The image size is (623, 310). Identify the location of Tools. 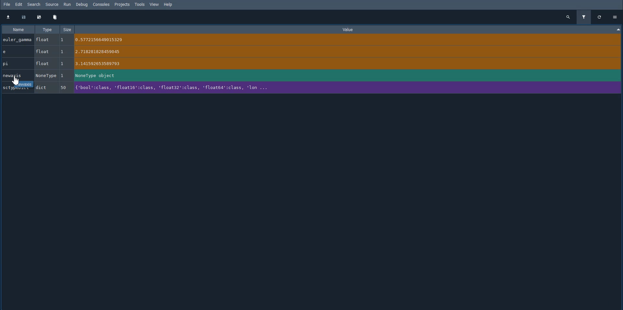
(140, 5).